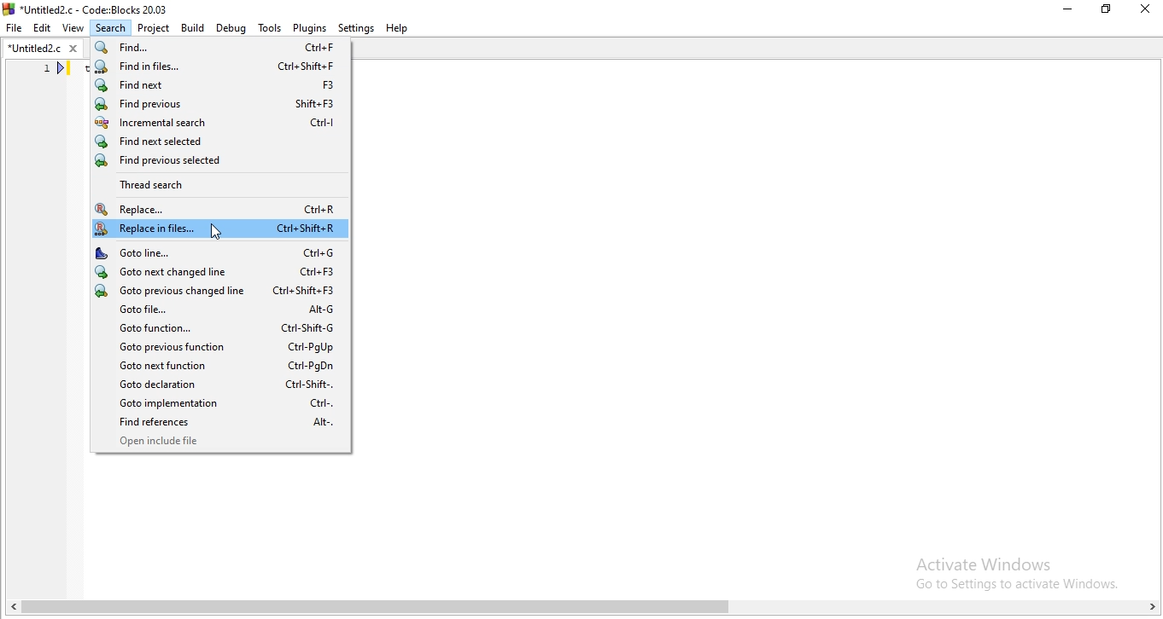  Describe the element at coordinates (219, 142) in the screenshot. I see `Find next ` at that location.